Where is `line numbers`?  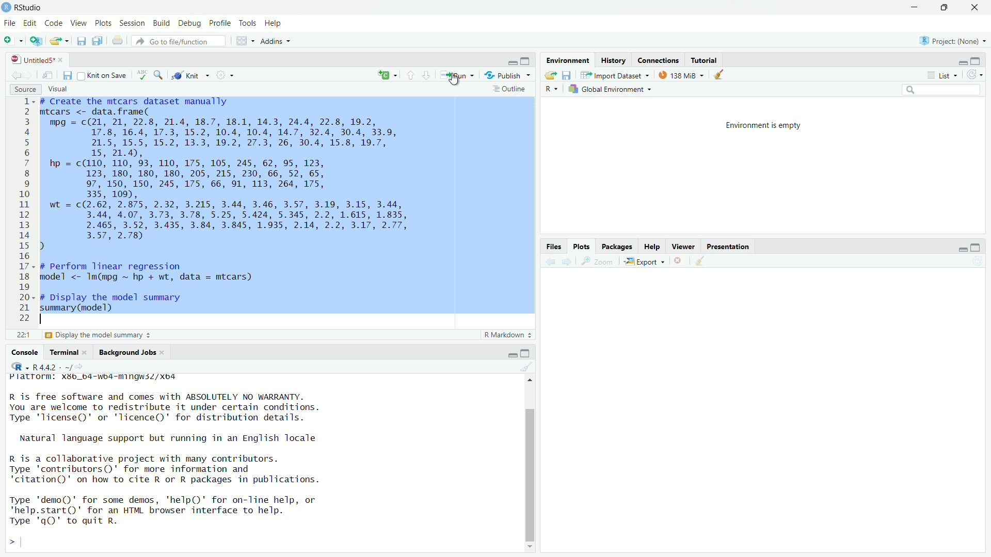
line numbers is located at coordinates (26, 210).